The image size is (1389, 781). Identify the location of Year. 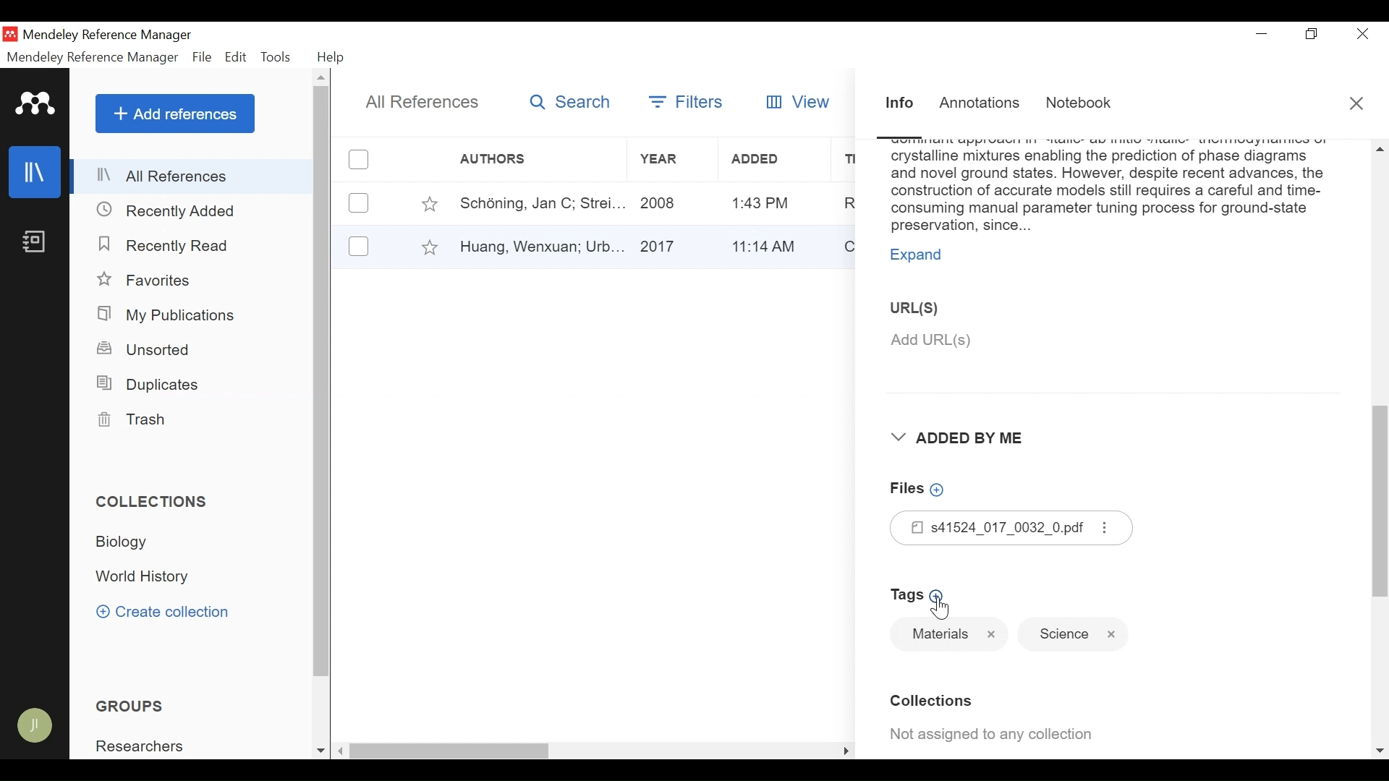
(671, 202).